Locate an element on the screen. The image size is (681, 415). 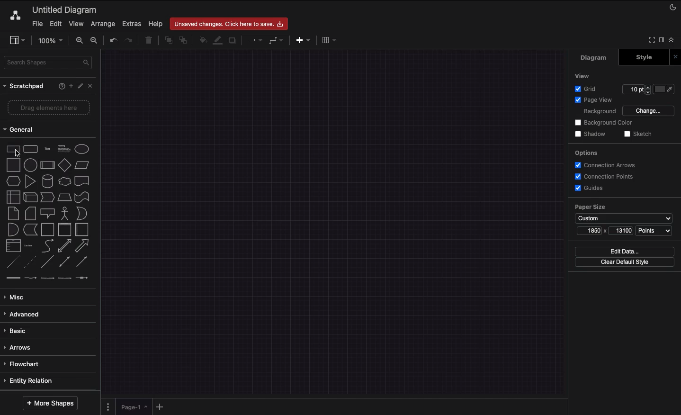
Size is located at coordinates (636, 90).